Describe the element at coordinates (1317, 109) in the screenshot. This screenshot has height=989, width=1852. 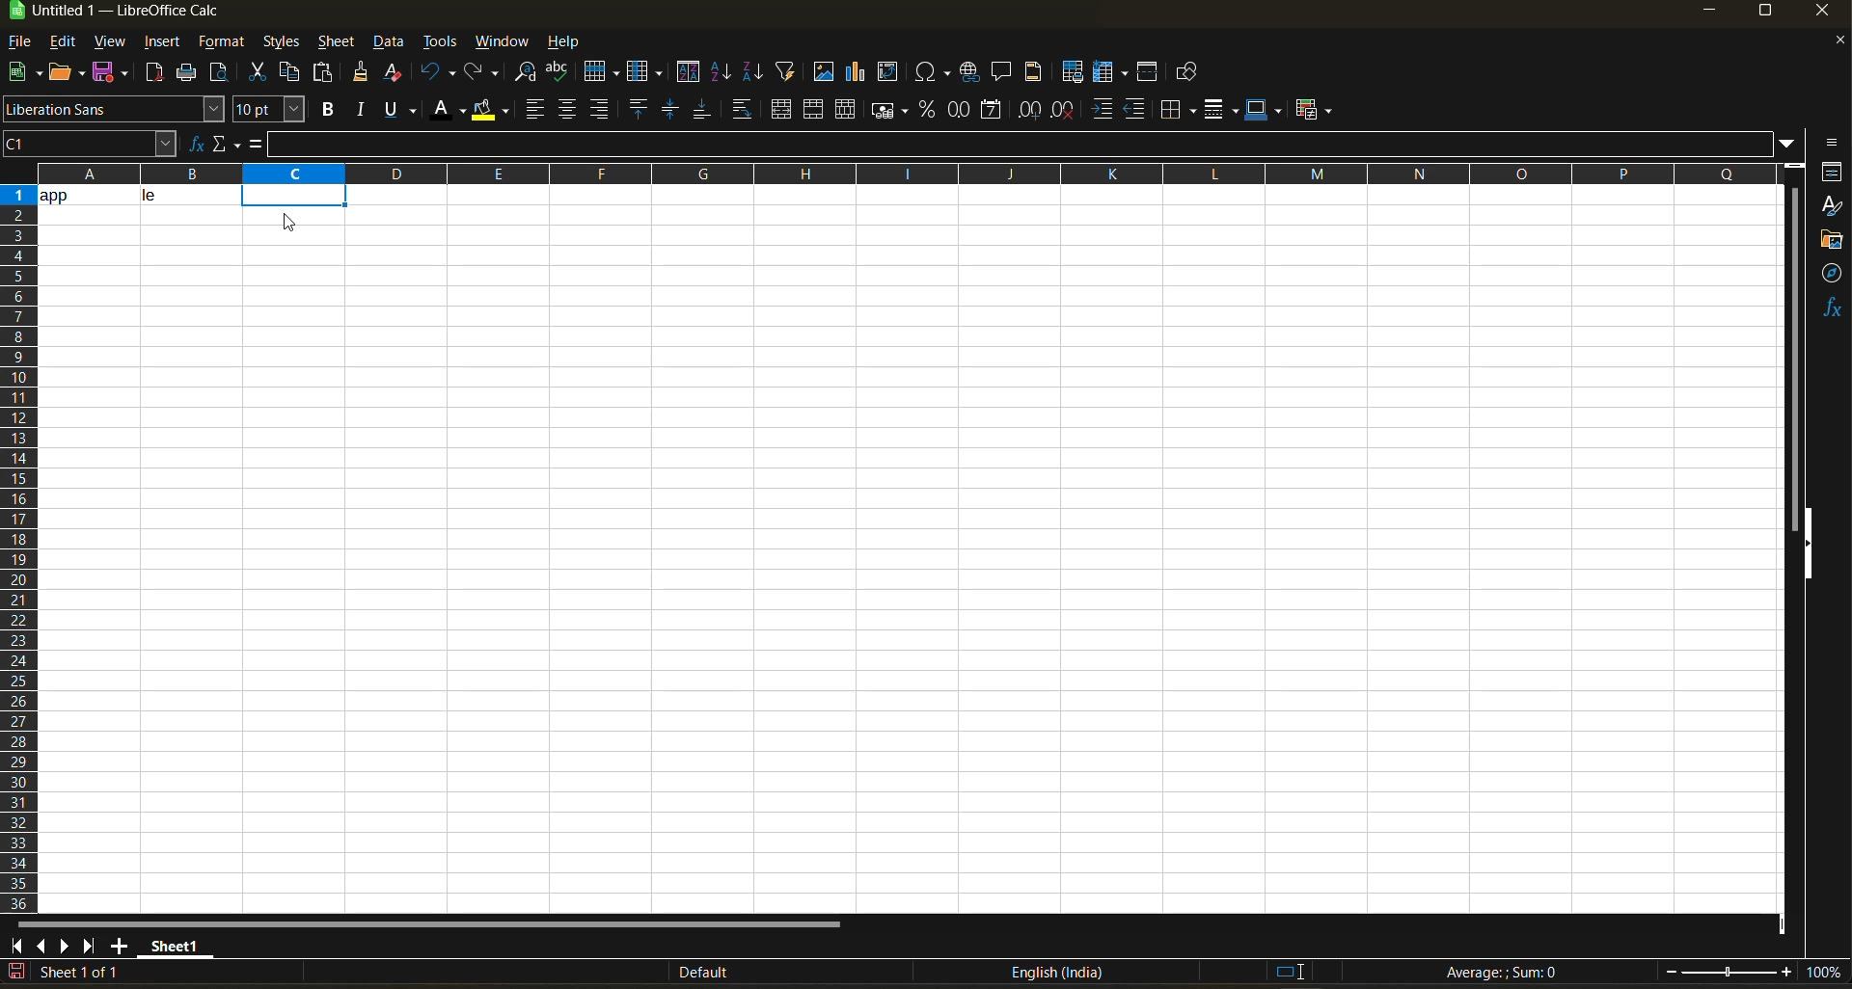
I see `conditional` at that location.